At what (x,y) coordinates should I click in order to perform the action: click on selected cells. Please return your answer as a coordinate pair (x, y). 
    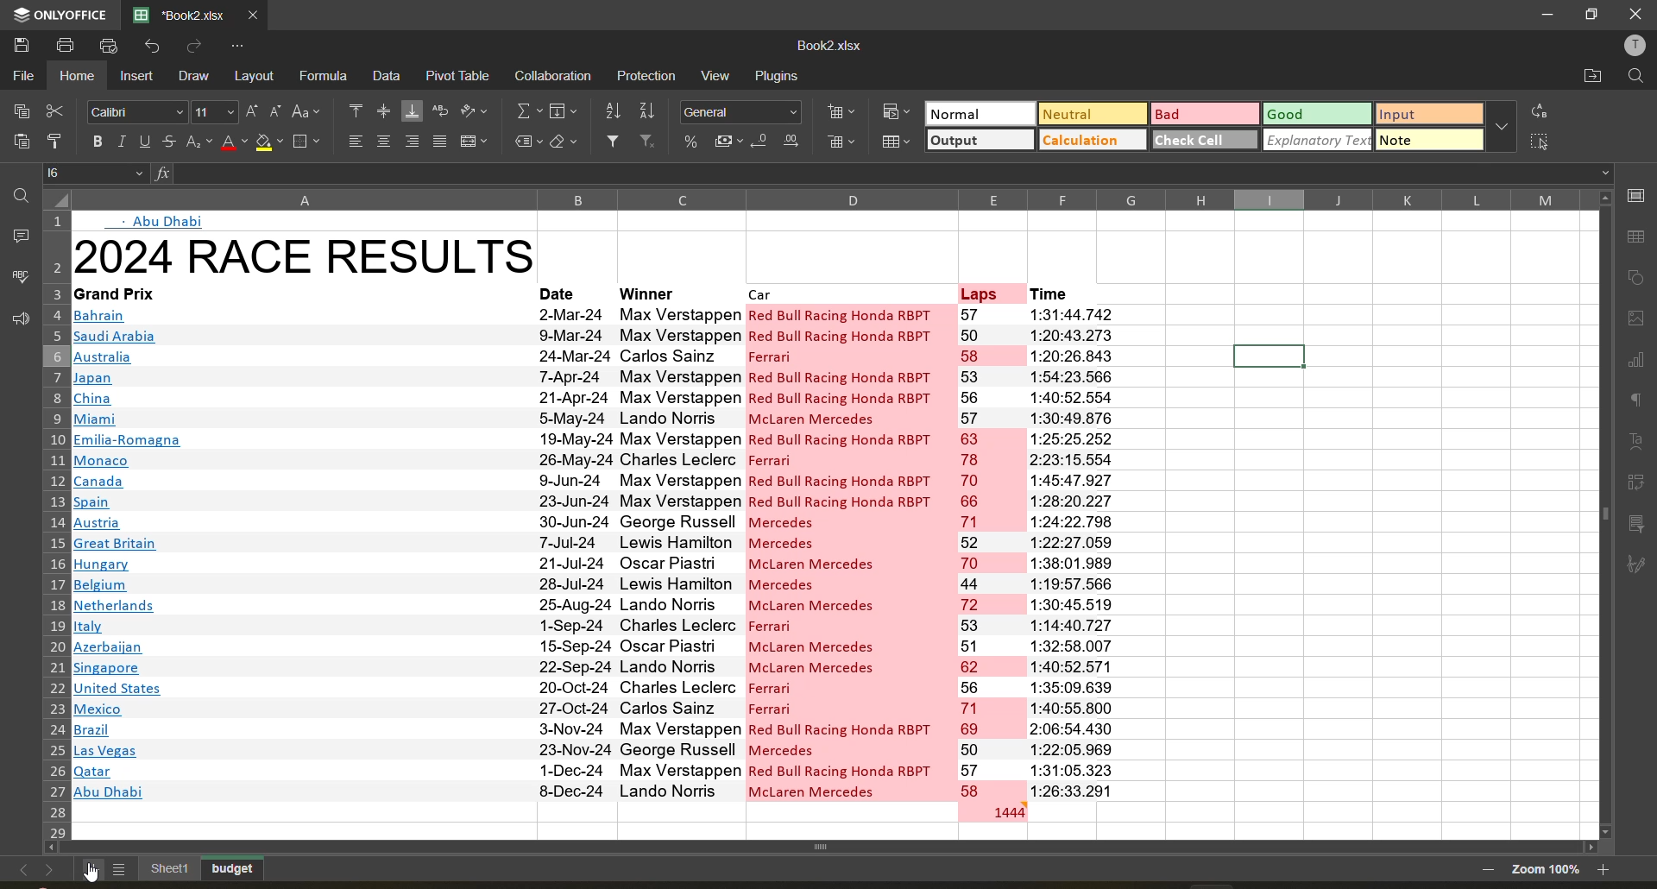
    Looking at the image, I should click on (1266, 356).